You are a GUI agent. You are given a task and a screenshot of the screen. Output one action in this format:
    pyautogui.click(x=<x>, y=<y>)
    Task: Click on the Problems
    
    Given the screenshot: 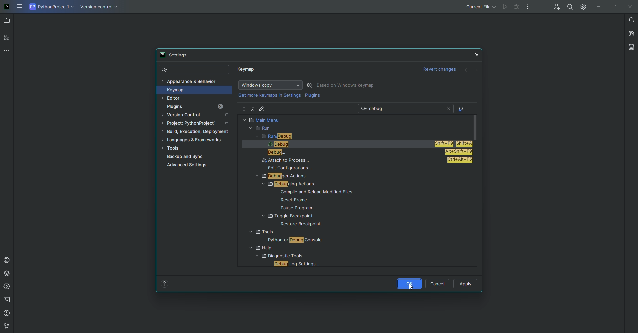 What is the action you would take?
    pyautogui.click(x=8, y=313)
    